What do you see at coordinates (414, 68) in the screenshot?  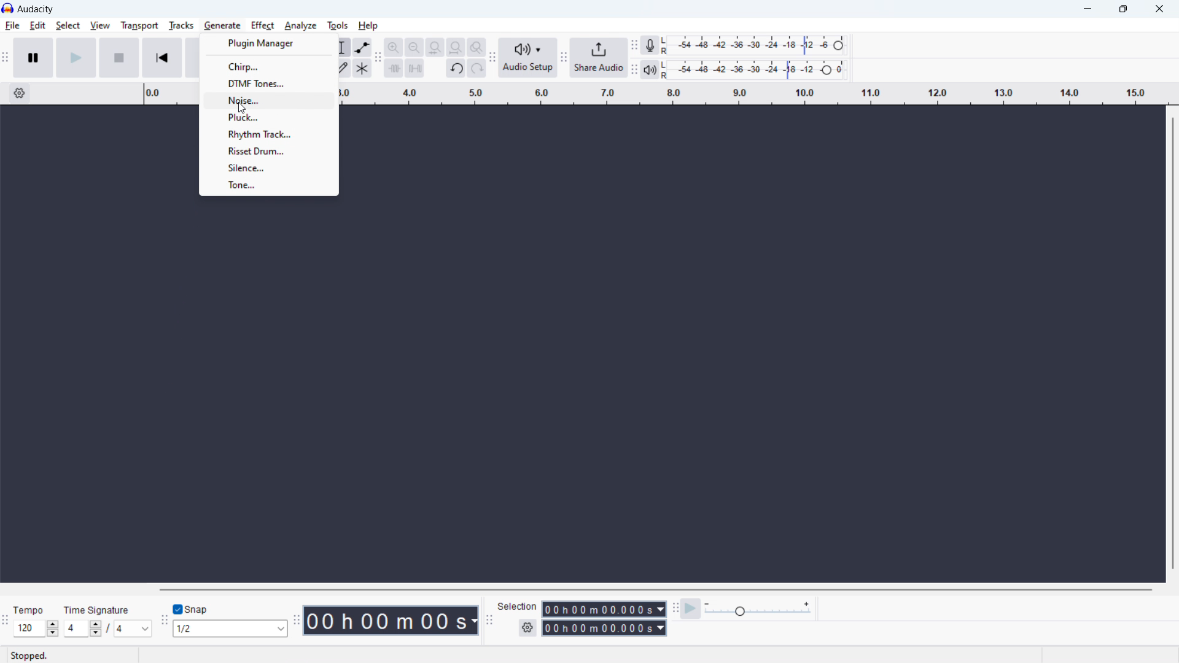 I see `silence audio selection` at bounding box center [414, 68].